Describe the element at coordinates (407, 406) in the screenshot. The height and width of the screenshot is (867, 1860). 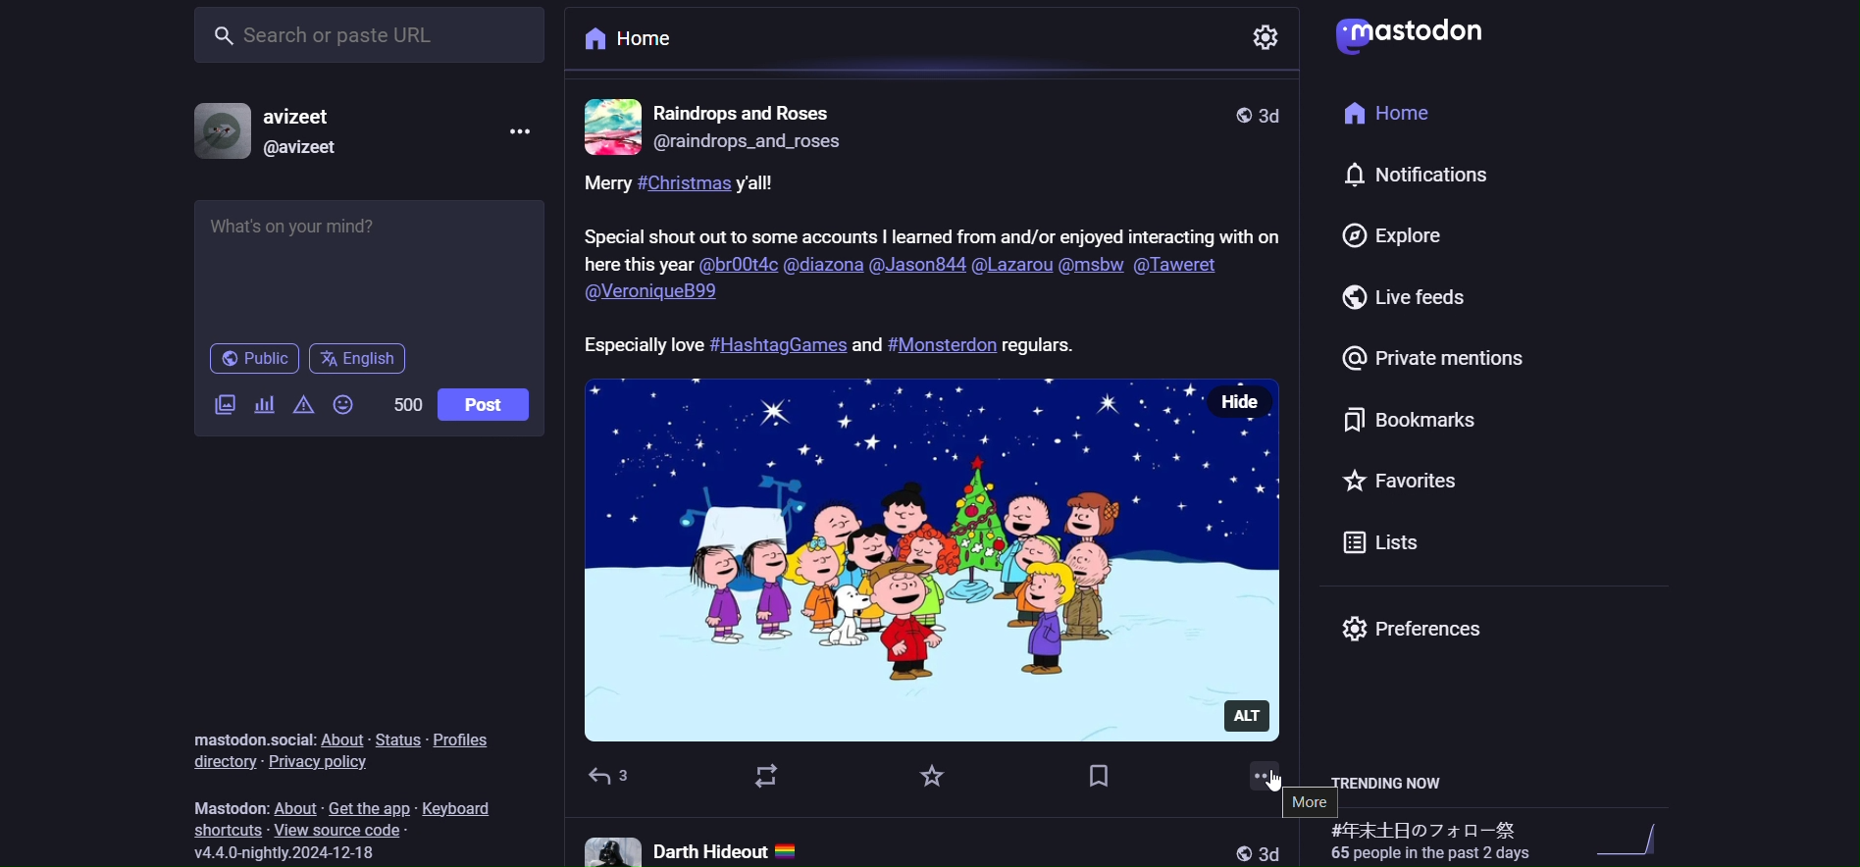
I see `word limit` at that location.